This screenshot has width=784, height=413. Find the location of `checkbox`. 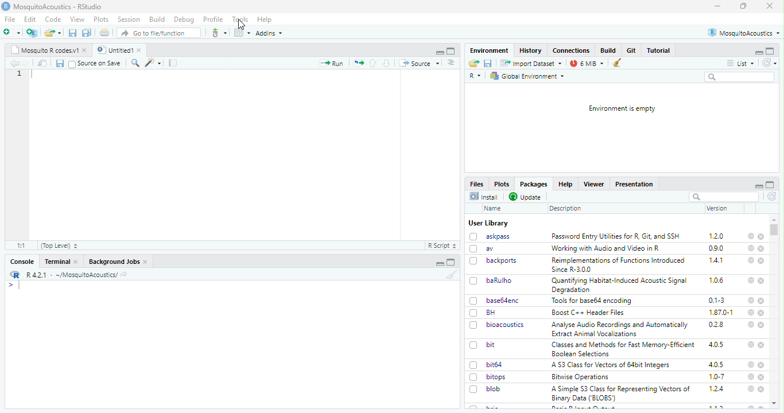

checkbox is located at coordinates (474, 326).